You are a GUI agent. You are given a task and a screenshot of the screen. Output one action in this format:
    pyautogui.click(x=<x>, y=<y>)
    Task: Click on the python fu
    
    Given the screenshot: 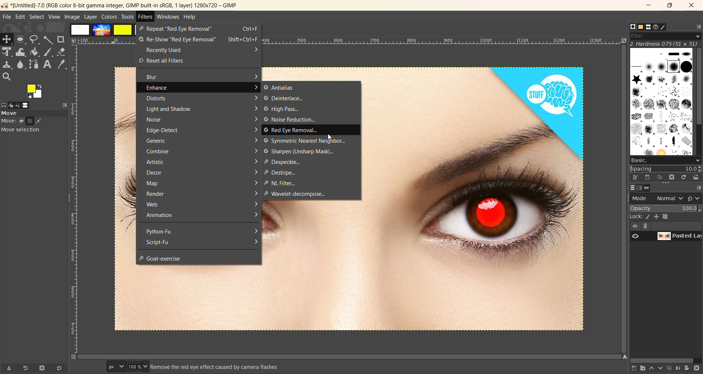 What is the action you would take?
    pyautogui.click(x=200, y=232)
    